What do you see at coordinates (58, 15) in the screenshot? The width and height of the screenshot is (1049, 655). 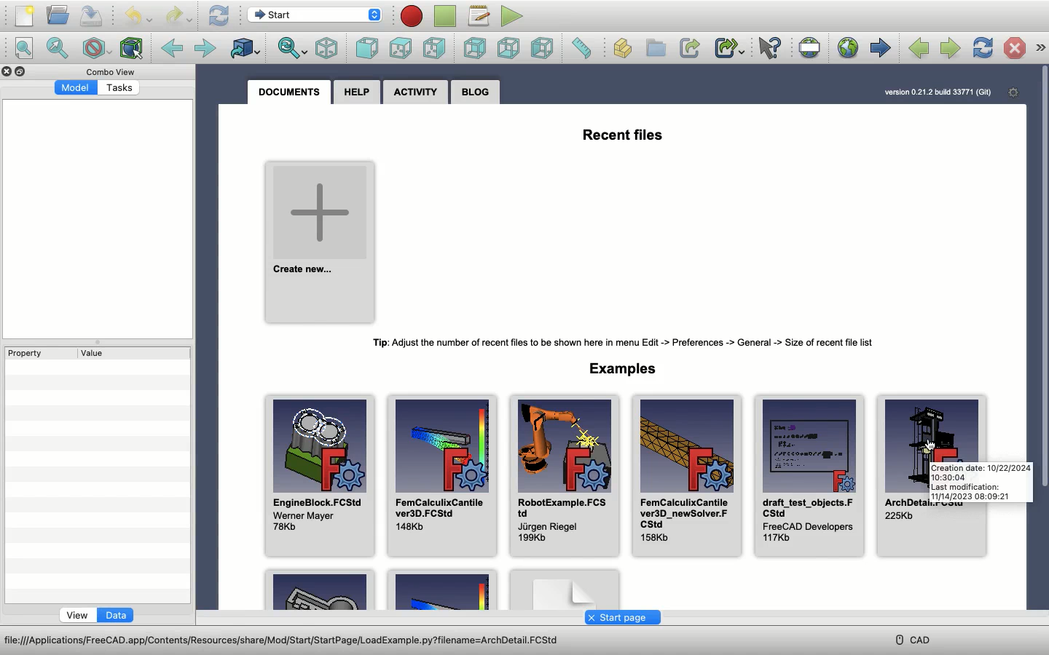 I see `Open` at bounding box center [58, 15].